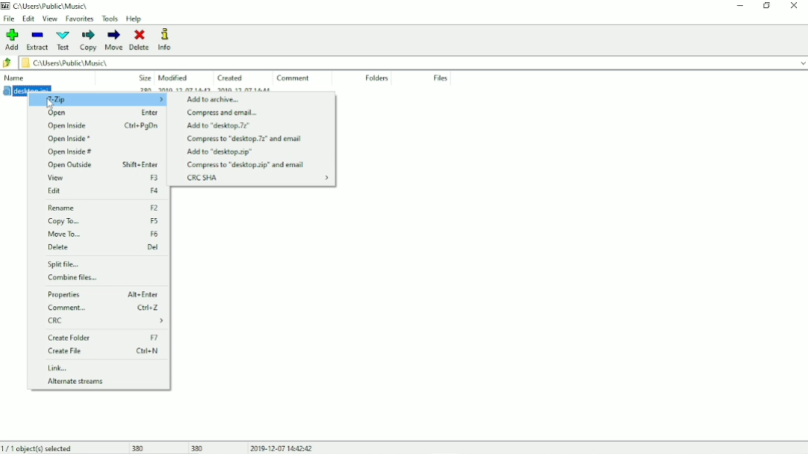 This screenshot has width=808, height=454. What do you see at coordinates (53, 104) in the screenshot?
I see `cursor` at bounding box center [53, 104].